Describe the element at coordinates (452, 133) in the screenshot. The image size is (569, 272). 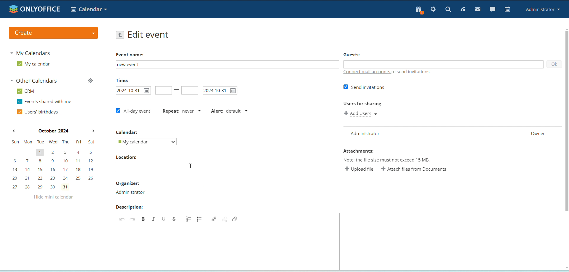
I see `user list` at that location.